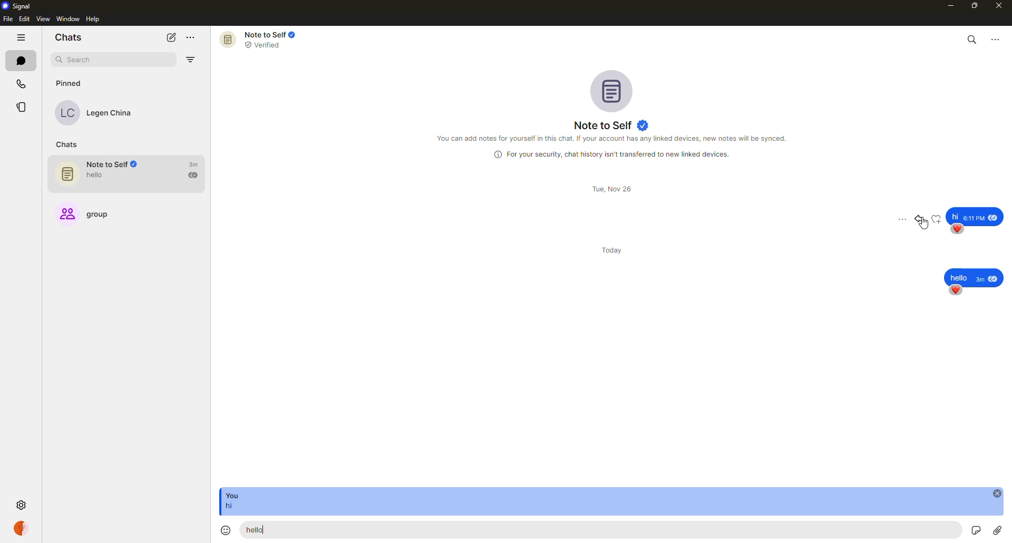 The width and height of the screenshot is (1012, 543). What do you see at coordinates (972, 7) in the screenshot?
I see `maximize` at bounding box center [972, 7].